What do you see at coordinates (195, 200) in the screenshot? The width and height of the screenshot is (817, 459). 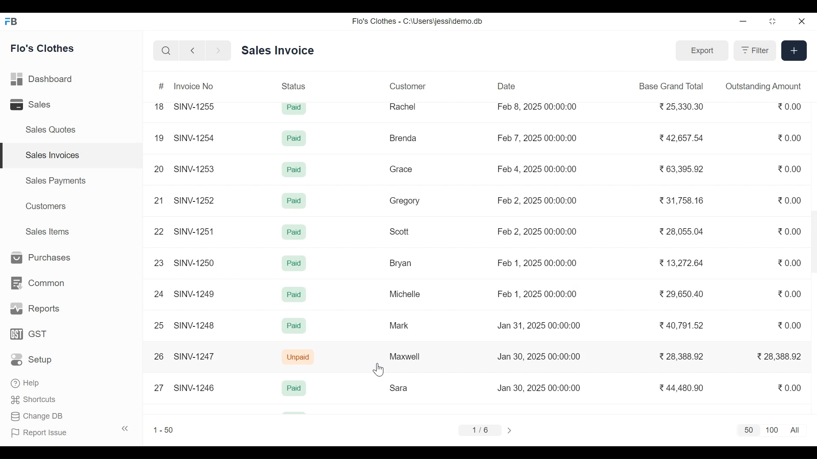 I see `SINV-1252` at bounding box center [195, 200].